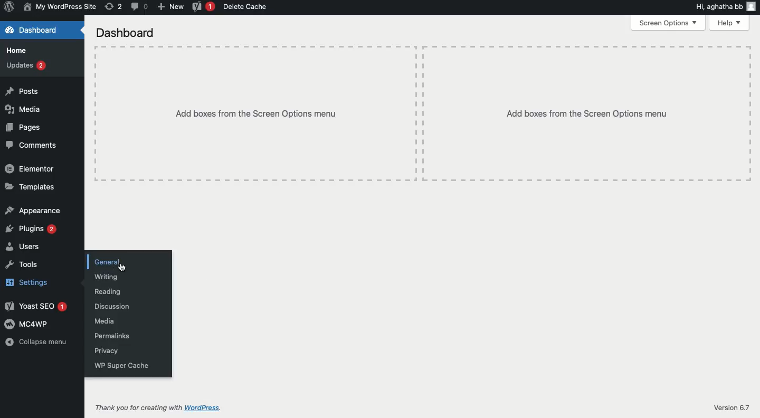 The width and height of the screenshot is (760, 418). Describe the element at coordinates (35, 306) in the screenshot. I see `Yoast` at that location.